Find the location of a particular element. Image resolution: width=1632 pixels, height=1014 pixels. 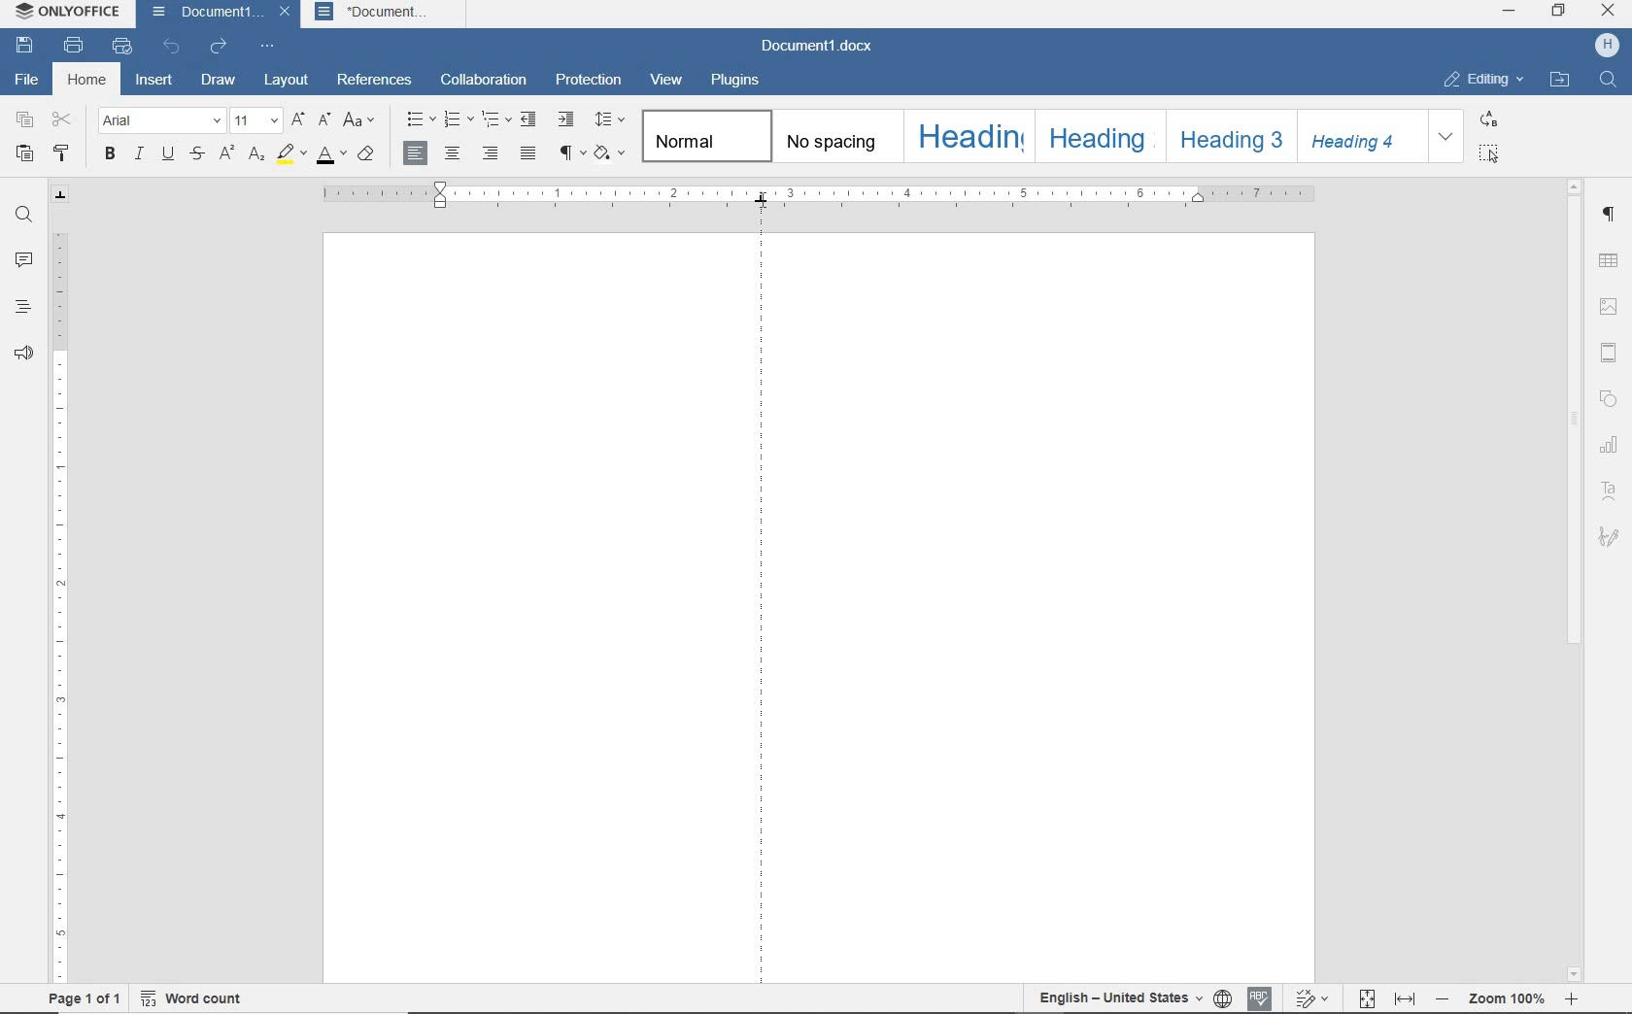

CUT is located at coordinates (60, 119).